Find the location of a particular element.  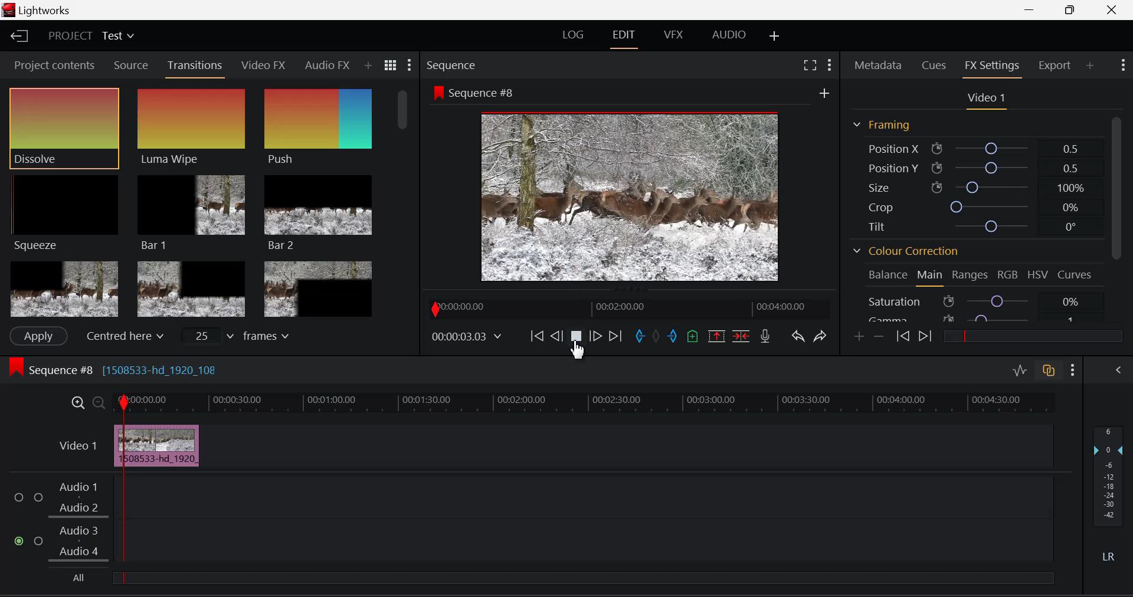

Apply is located at coordinates (39, 336).